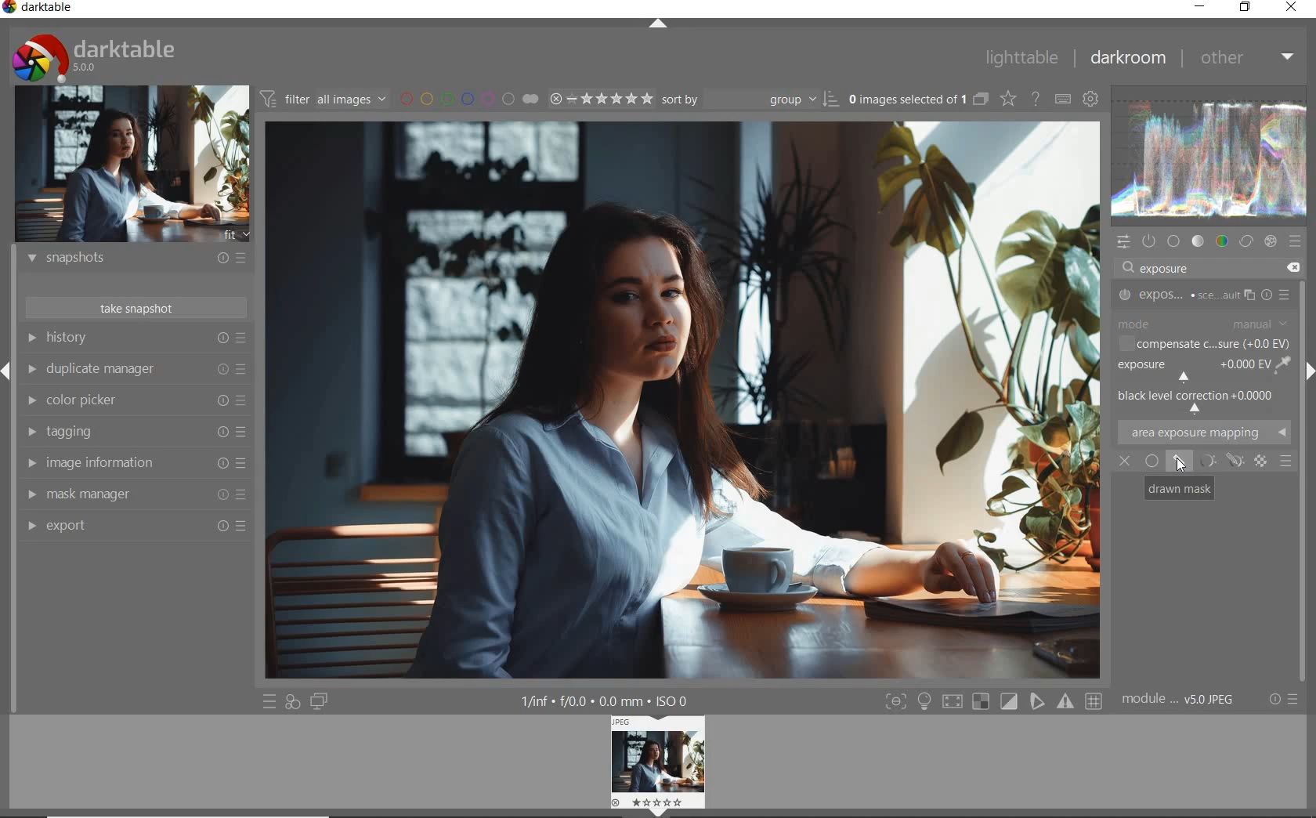  I want to click on quick access panel, so click(1124, 242).